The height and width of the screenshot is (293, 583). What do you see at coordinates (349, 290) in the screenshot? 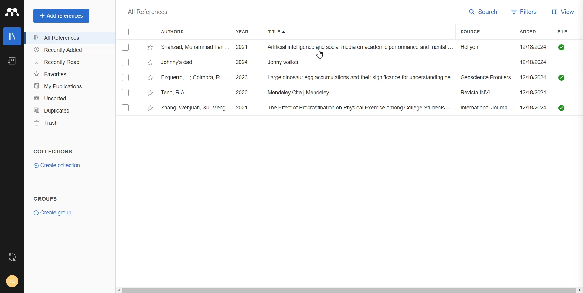
I see `Horizontal Scroll bar` at bounding box center [349, 290].